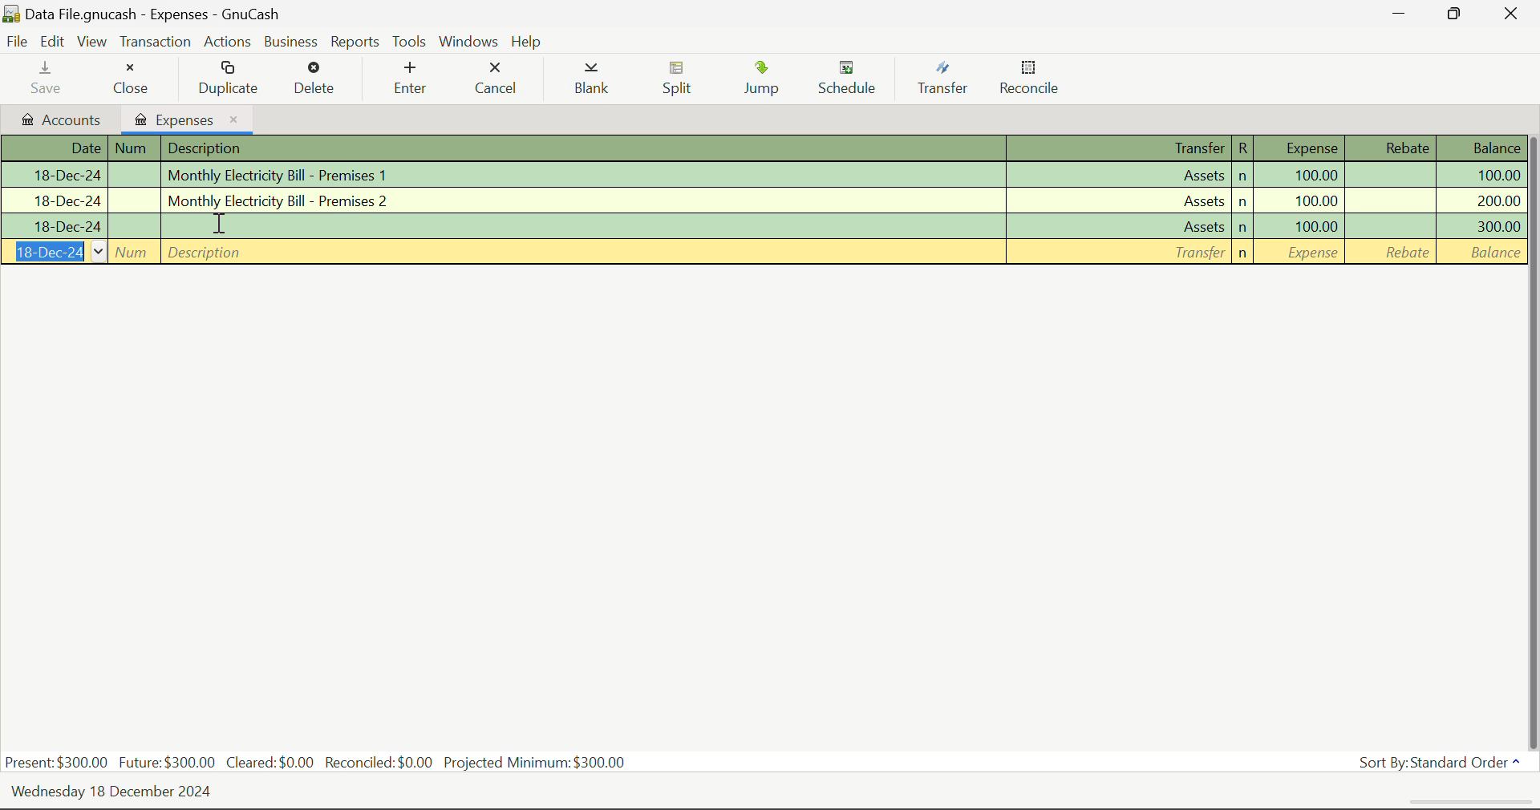 This screenshot has width=1540, height=810. Describe the element at coordinates (1441, 763) in the screenshot. I see `Sort By: Standard Order` at that location.